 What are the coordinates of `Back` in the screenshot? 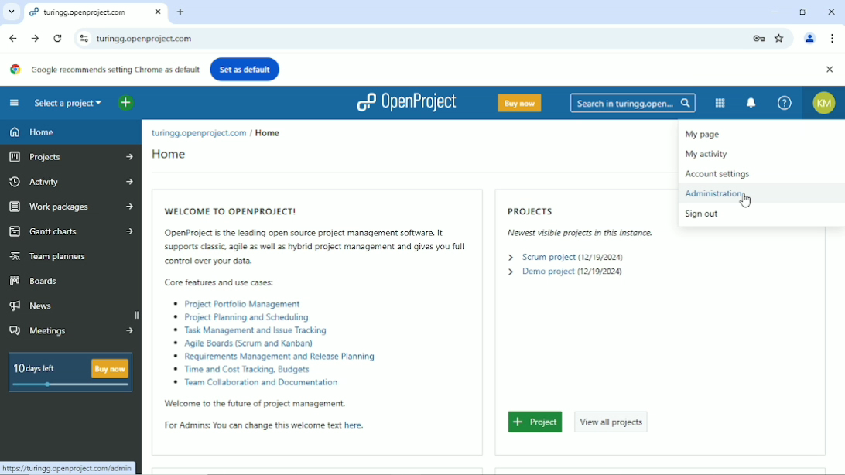 It's located at (13, 37).